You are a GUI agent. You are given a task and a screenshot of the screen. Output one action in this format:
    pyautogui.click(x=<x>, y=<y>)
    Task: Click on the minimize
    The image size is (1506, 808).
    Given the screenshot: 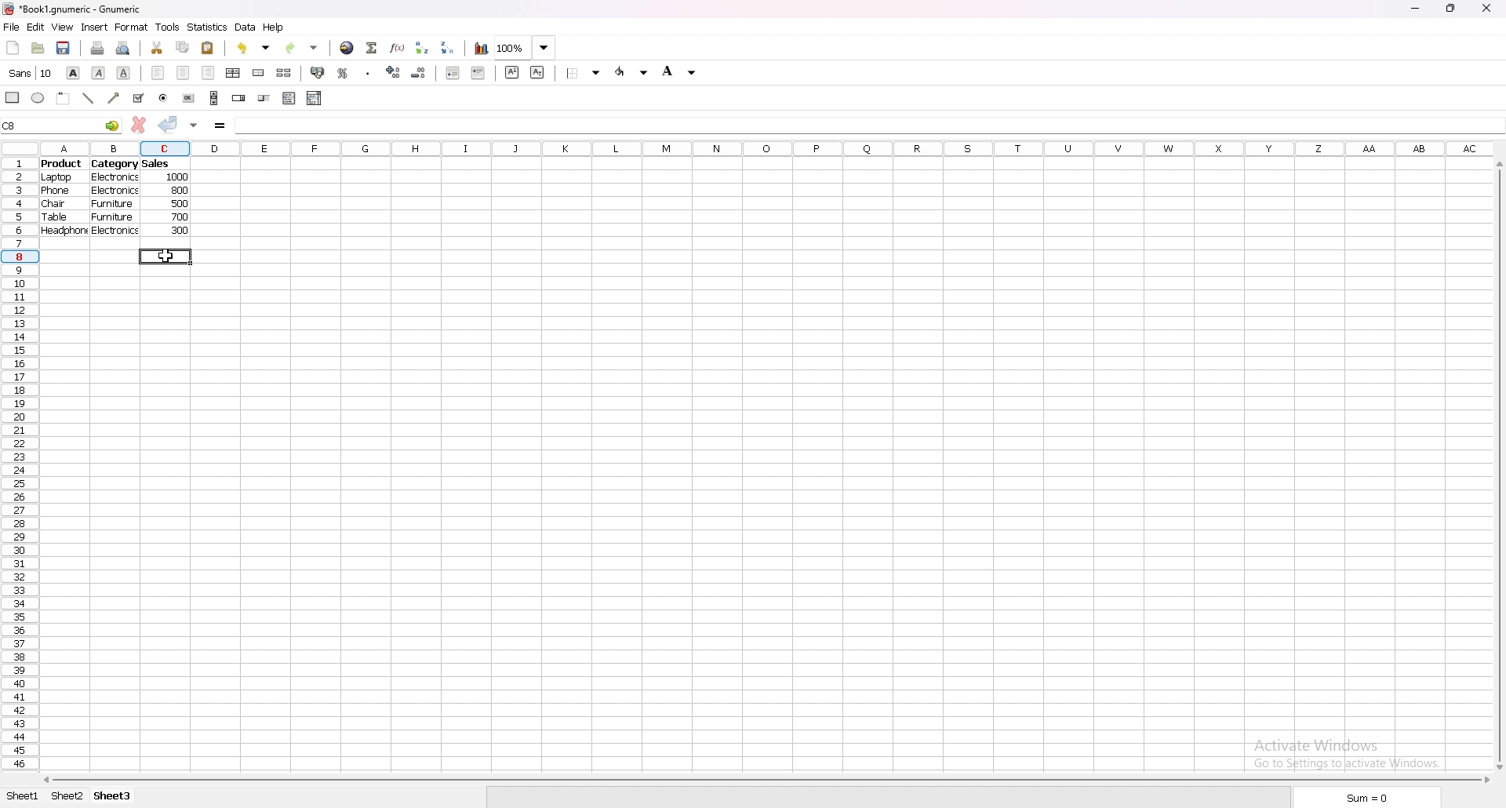 What is the action you would take?
    pyautogui.click(x=1416, y=9)
    